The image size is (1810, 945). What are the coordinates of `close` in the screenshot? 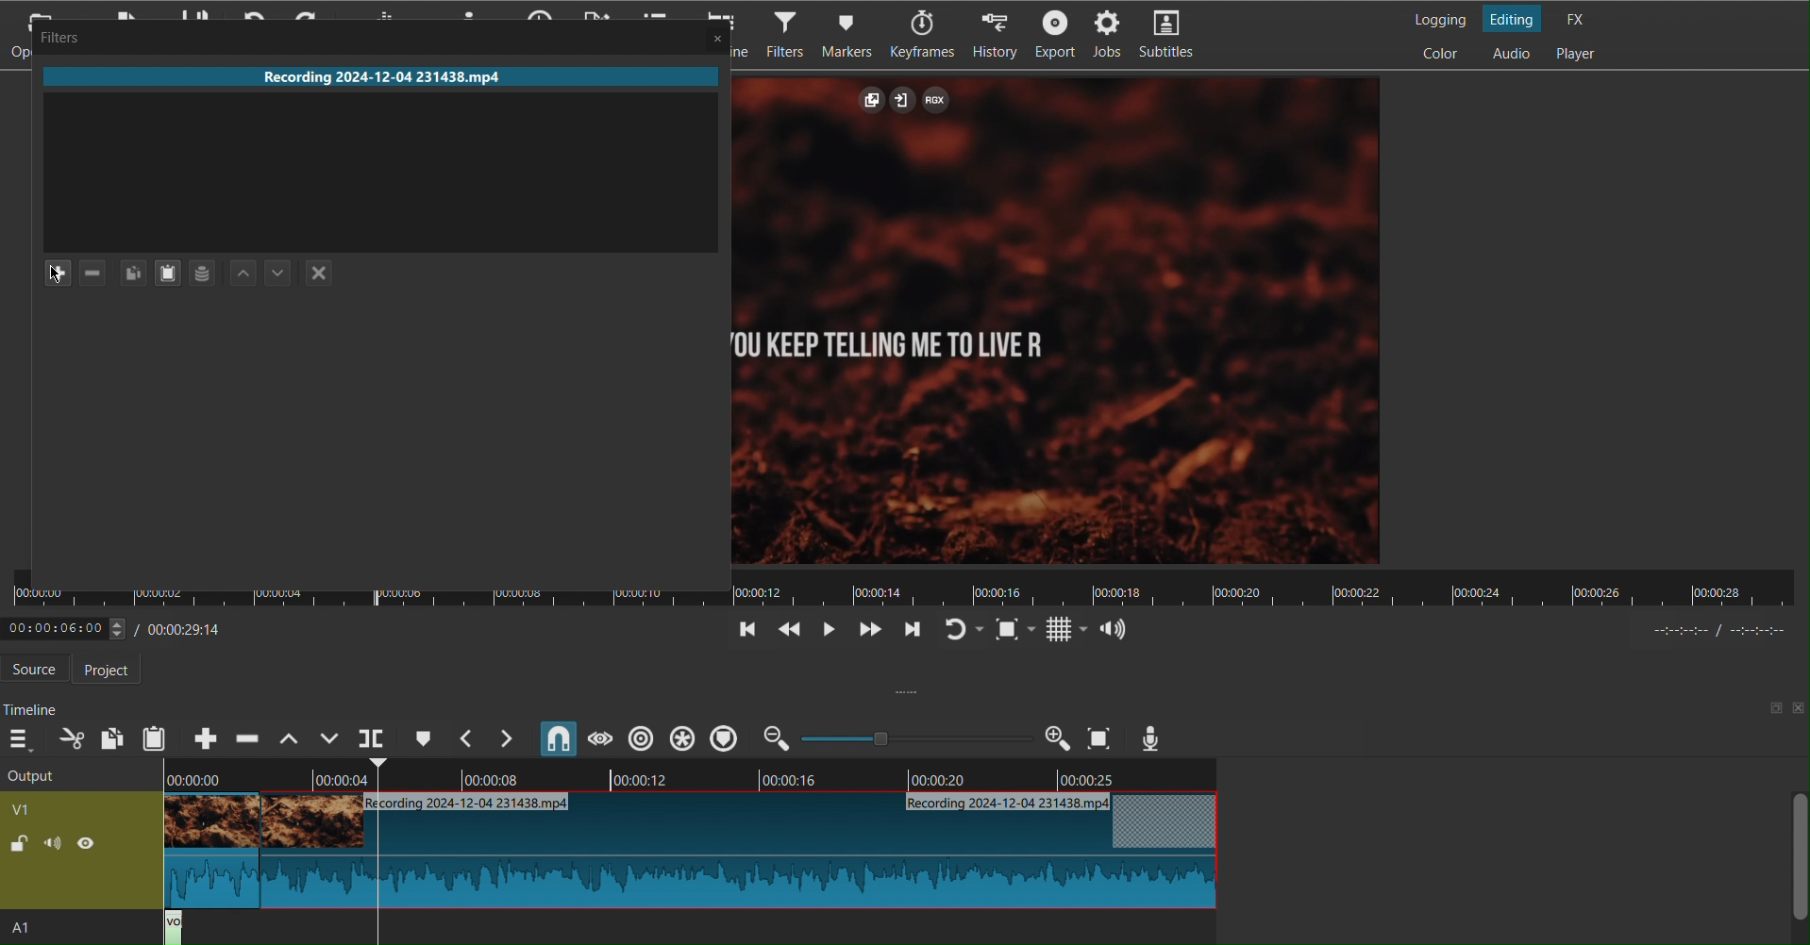 It's located at (1799, 709).